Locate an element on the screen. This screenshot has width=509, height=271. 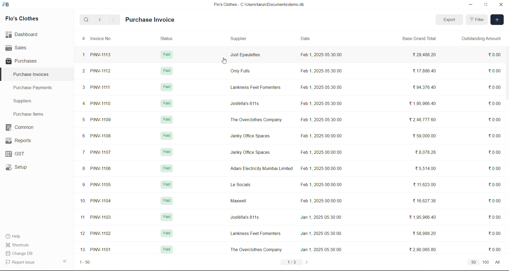
₹358,988.20 is located at coordinates (426, 233).